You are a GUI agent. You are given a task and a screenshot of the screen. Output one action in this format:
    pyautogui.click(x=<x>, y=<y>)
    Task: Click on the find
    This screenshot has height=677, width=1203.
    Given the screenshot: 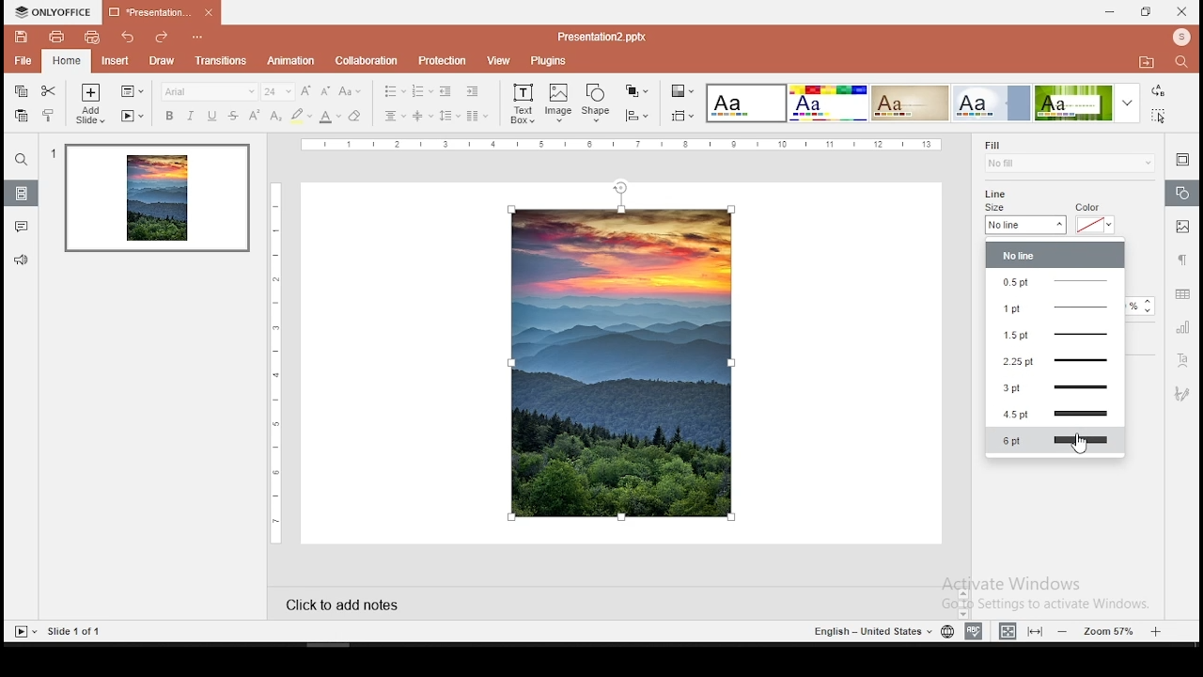 What is the action you would take?
    pyautogui.click(x=1182, y=62)
    